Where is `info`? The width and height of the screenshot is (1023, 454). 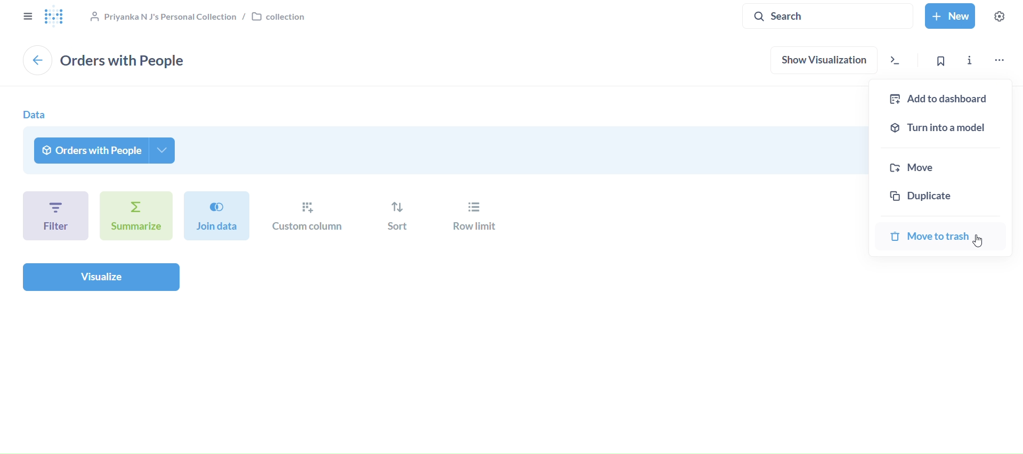
info is located at coordinates (972, 59).